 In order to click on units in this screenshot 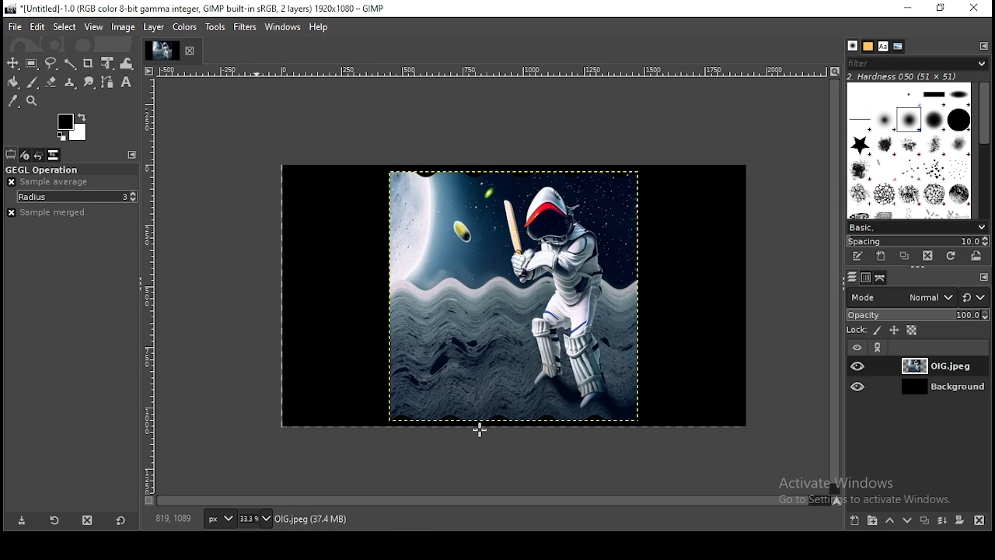, I will do `click(220, 520)`.